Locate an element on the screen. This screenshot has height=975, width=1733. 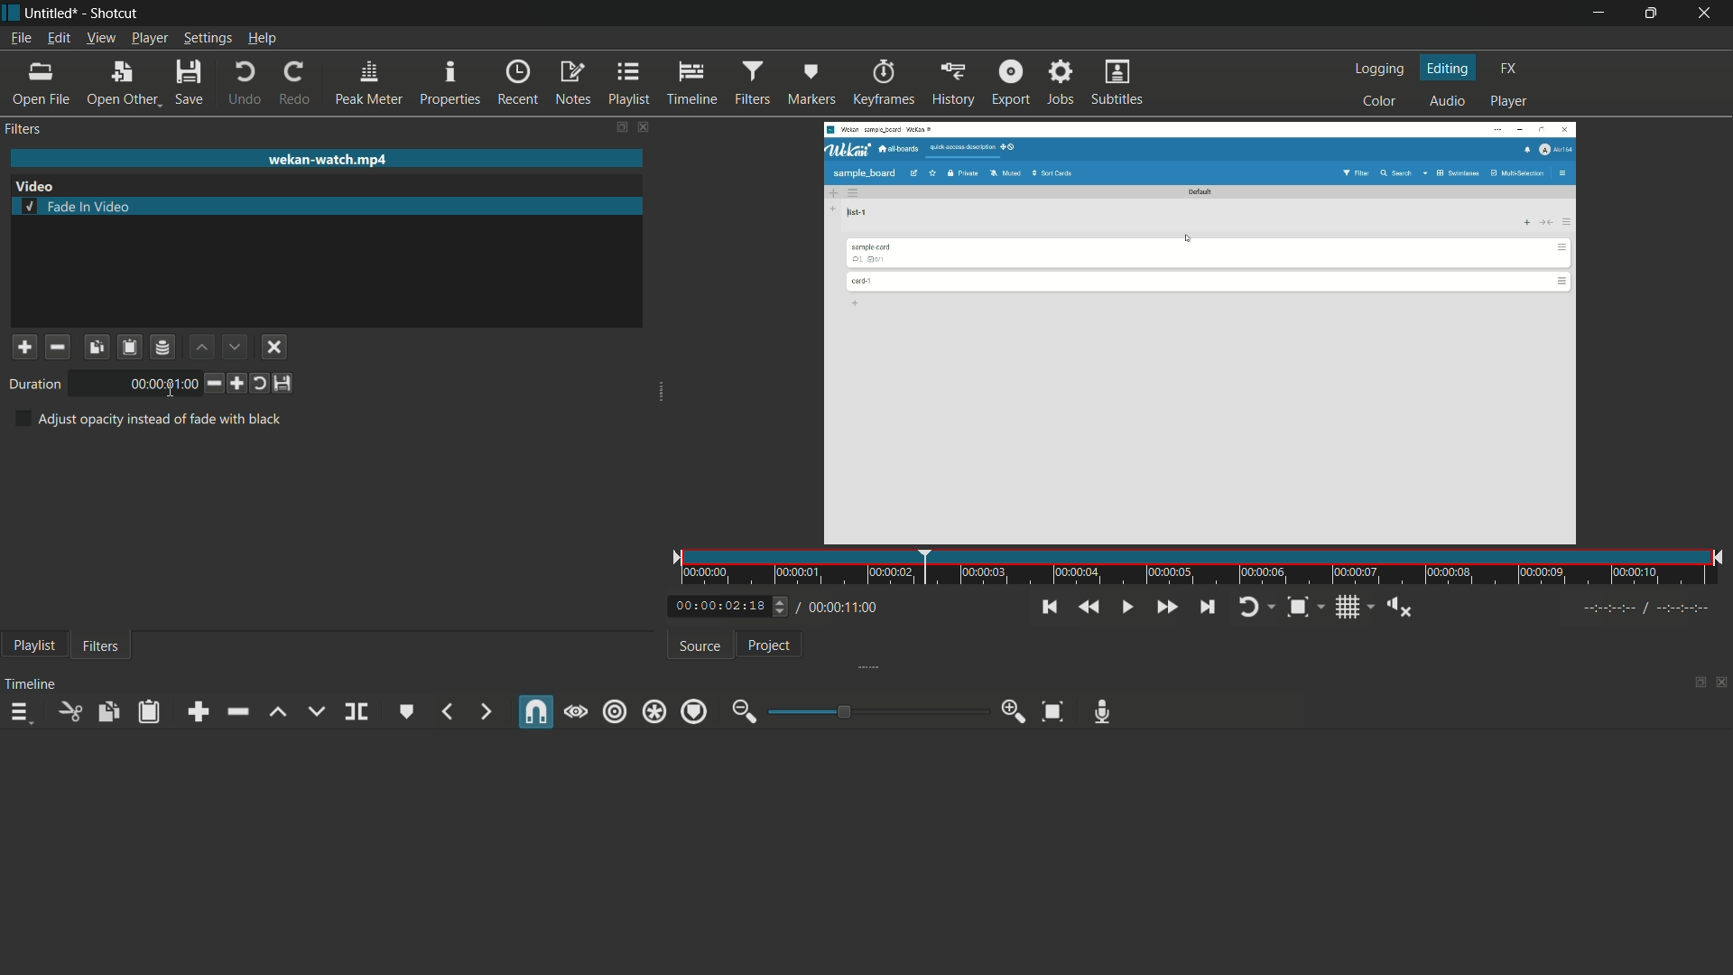
overwrite is located at coordinates (315, 710).